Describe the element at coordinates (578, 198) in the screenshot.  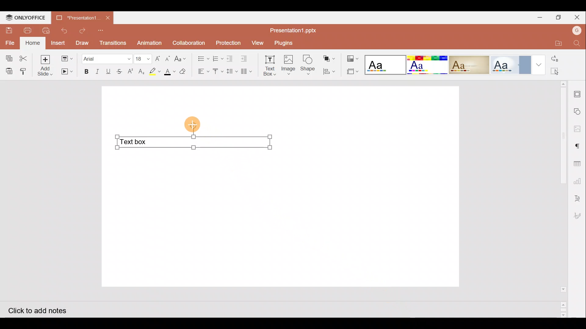
I see `Text Art settings` at that location.